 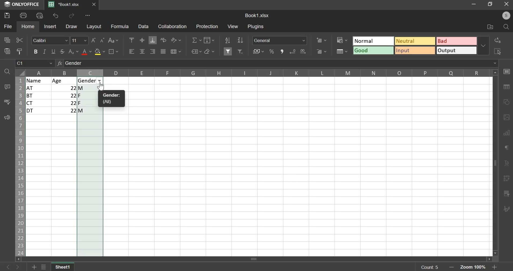 I want to click on insert function, so click(x=277, y=64).